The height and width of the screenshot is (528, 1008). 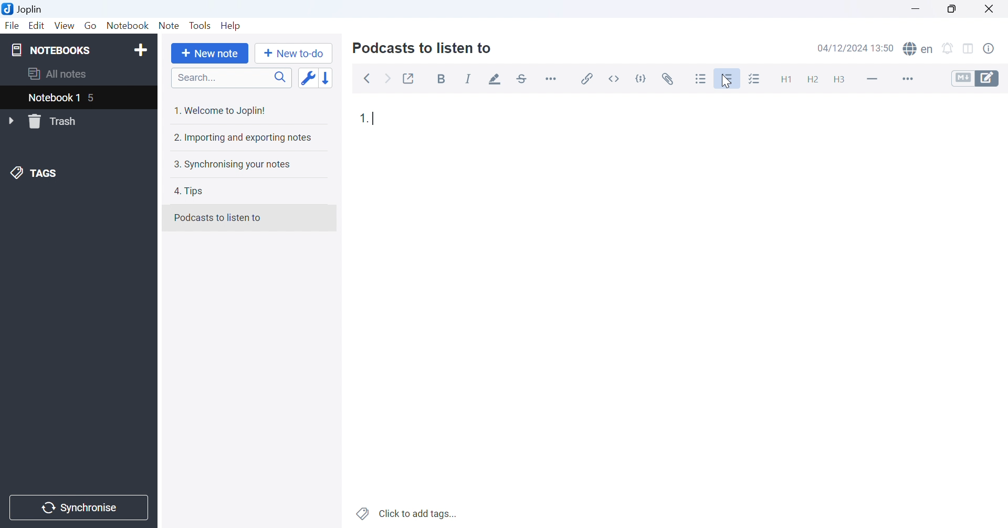 What do you see at coordinates (669, 77) in the screenshot?
I see `Attach file` at bounding box center [669, 77].